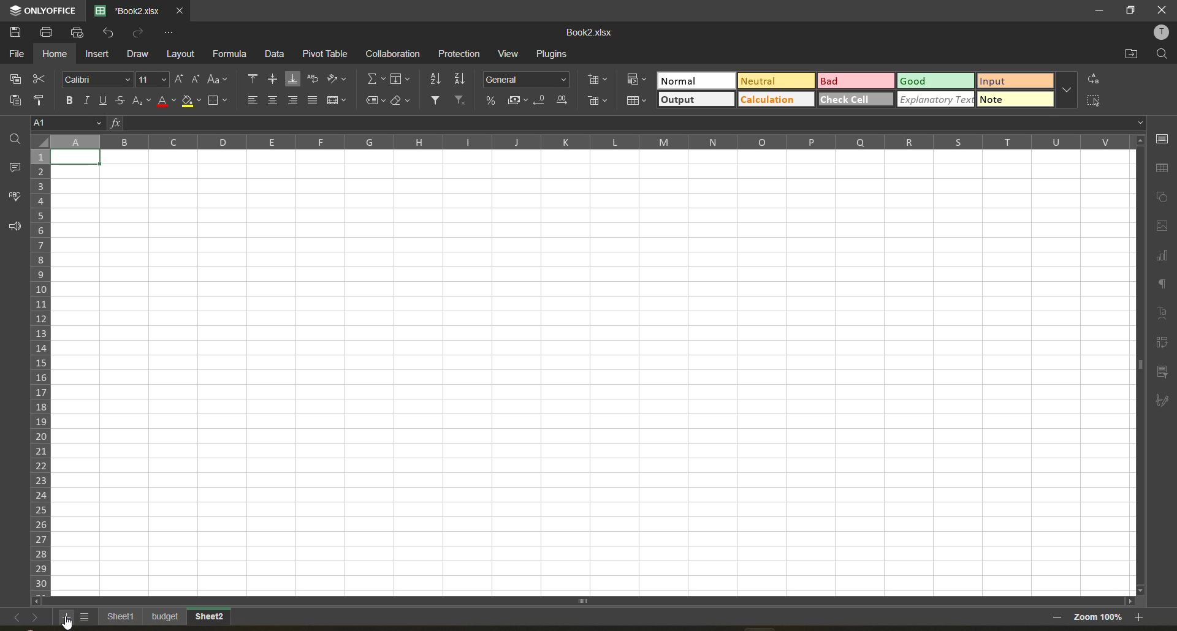 The height and width of the screenshot is (631, 1177). Describe the element at coordinates (1163, 197) in the screenshot. I see `shapes` at that location.